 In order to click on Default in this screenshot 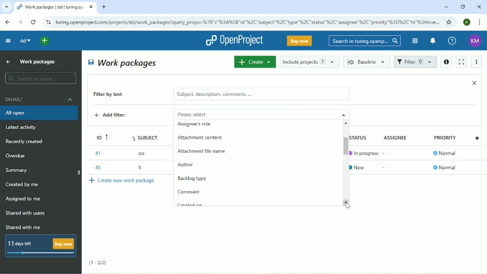, I will do `click(40, 99)`.